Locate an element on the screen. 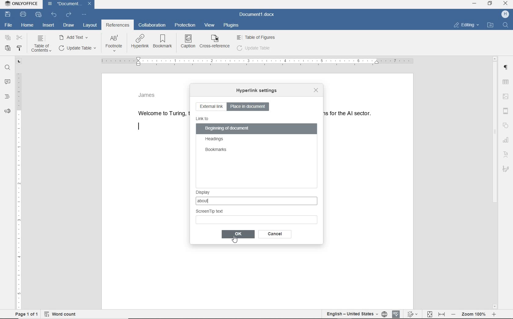  track changes is located at coordinates (413, 314).